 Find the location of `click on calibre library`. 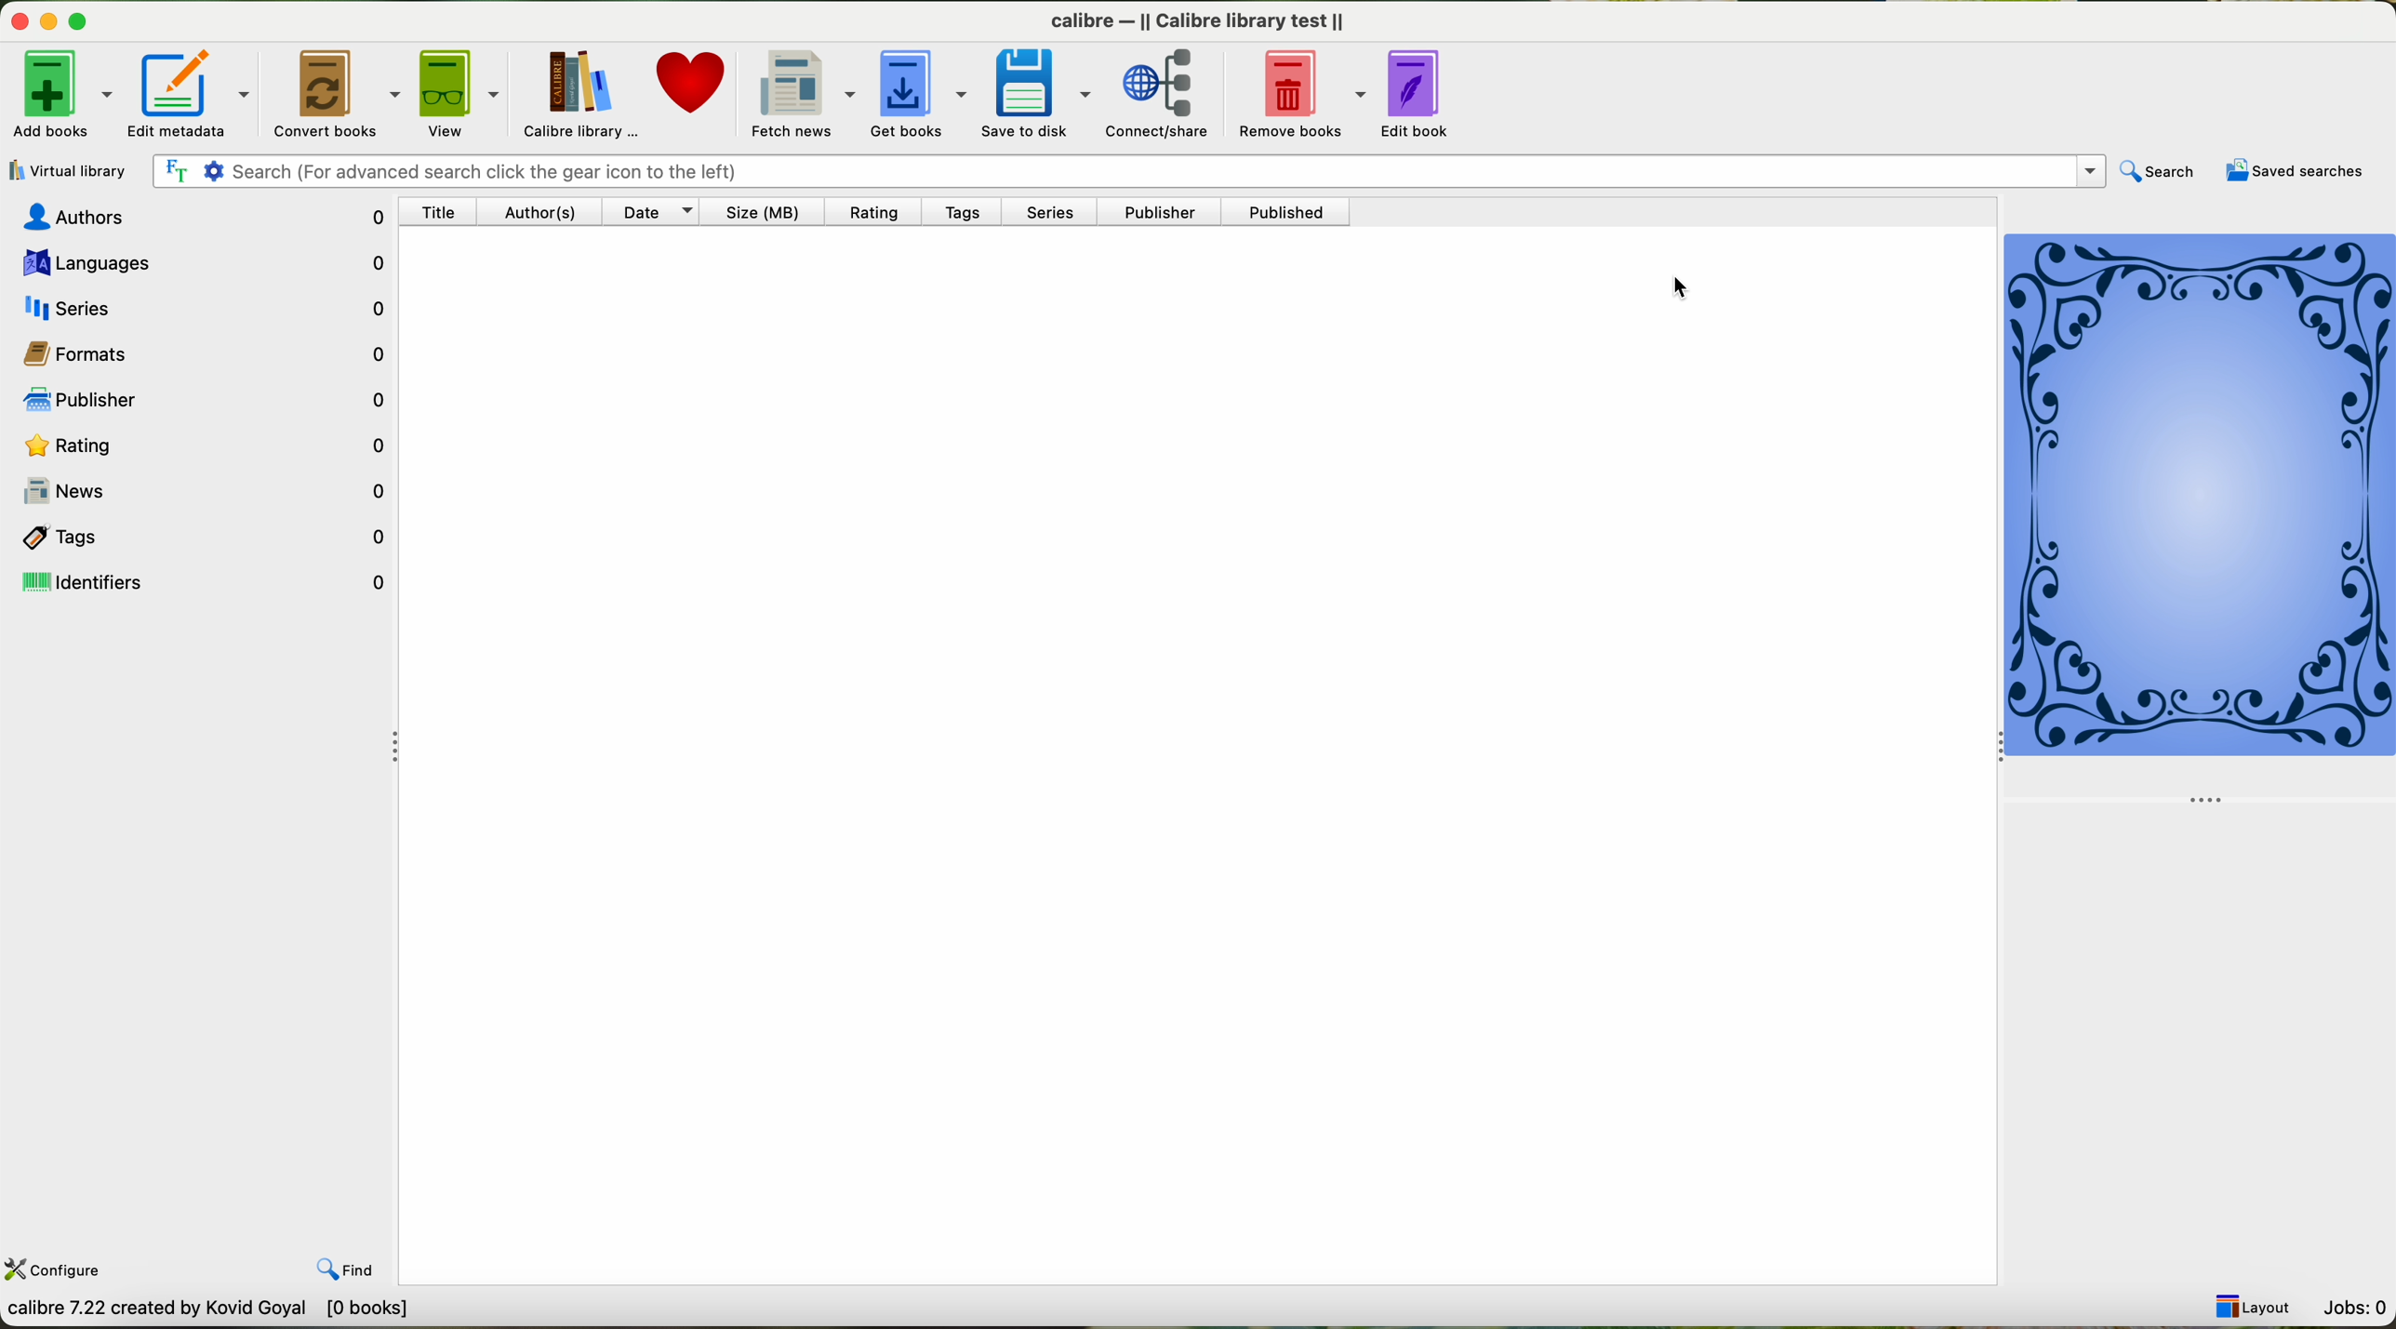

click on calibre library is located at coordinates (570, 94).